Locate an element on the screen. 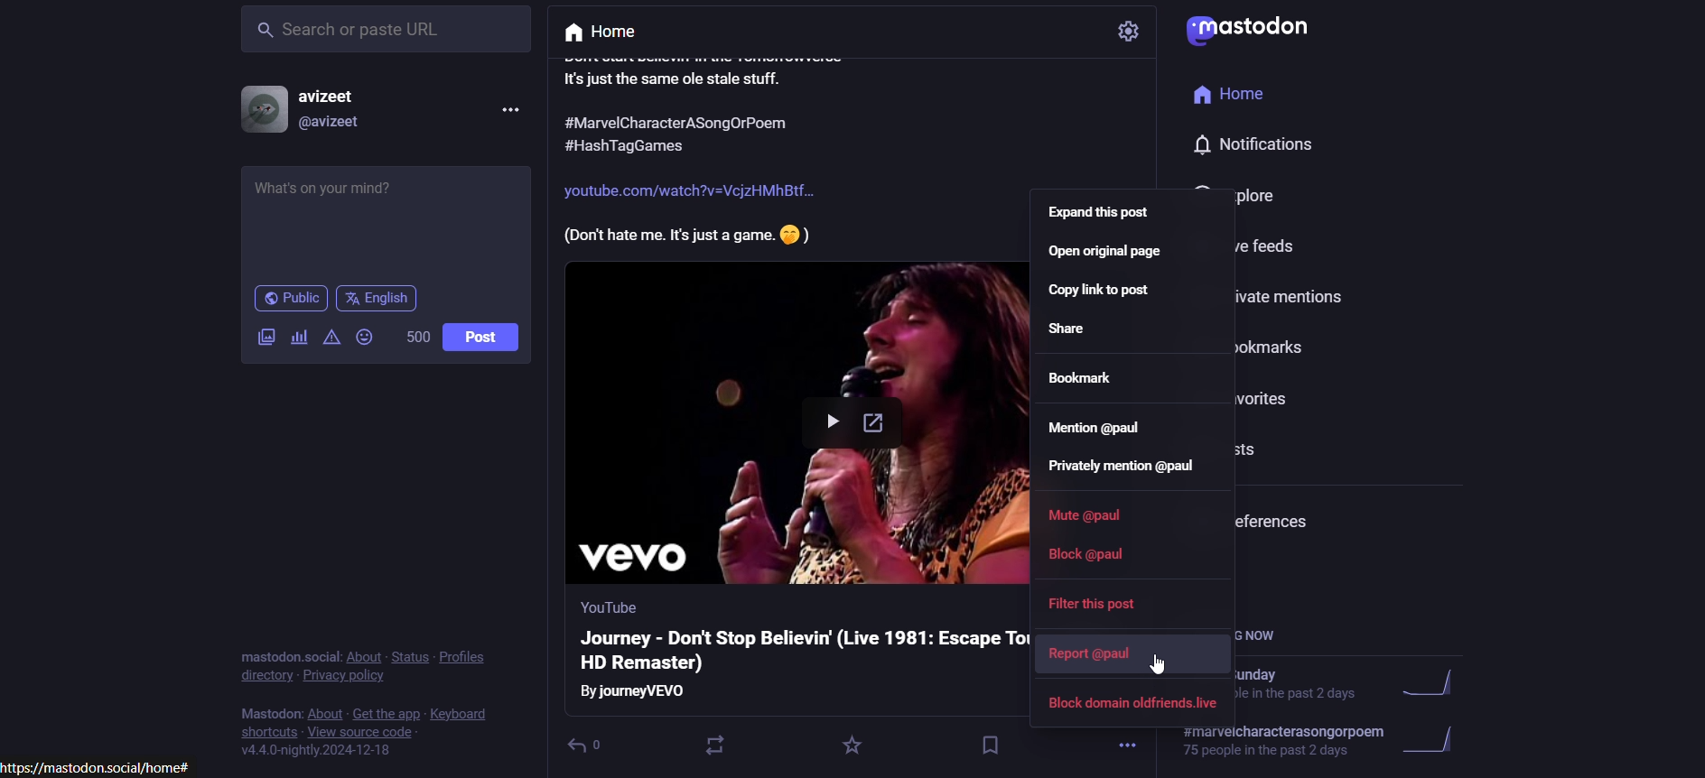 The width and height of the screenshot is (1705, 778). about is located at coordinates (322, 713).